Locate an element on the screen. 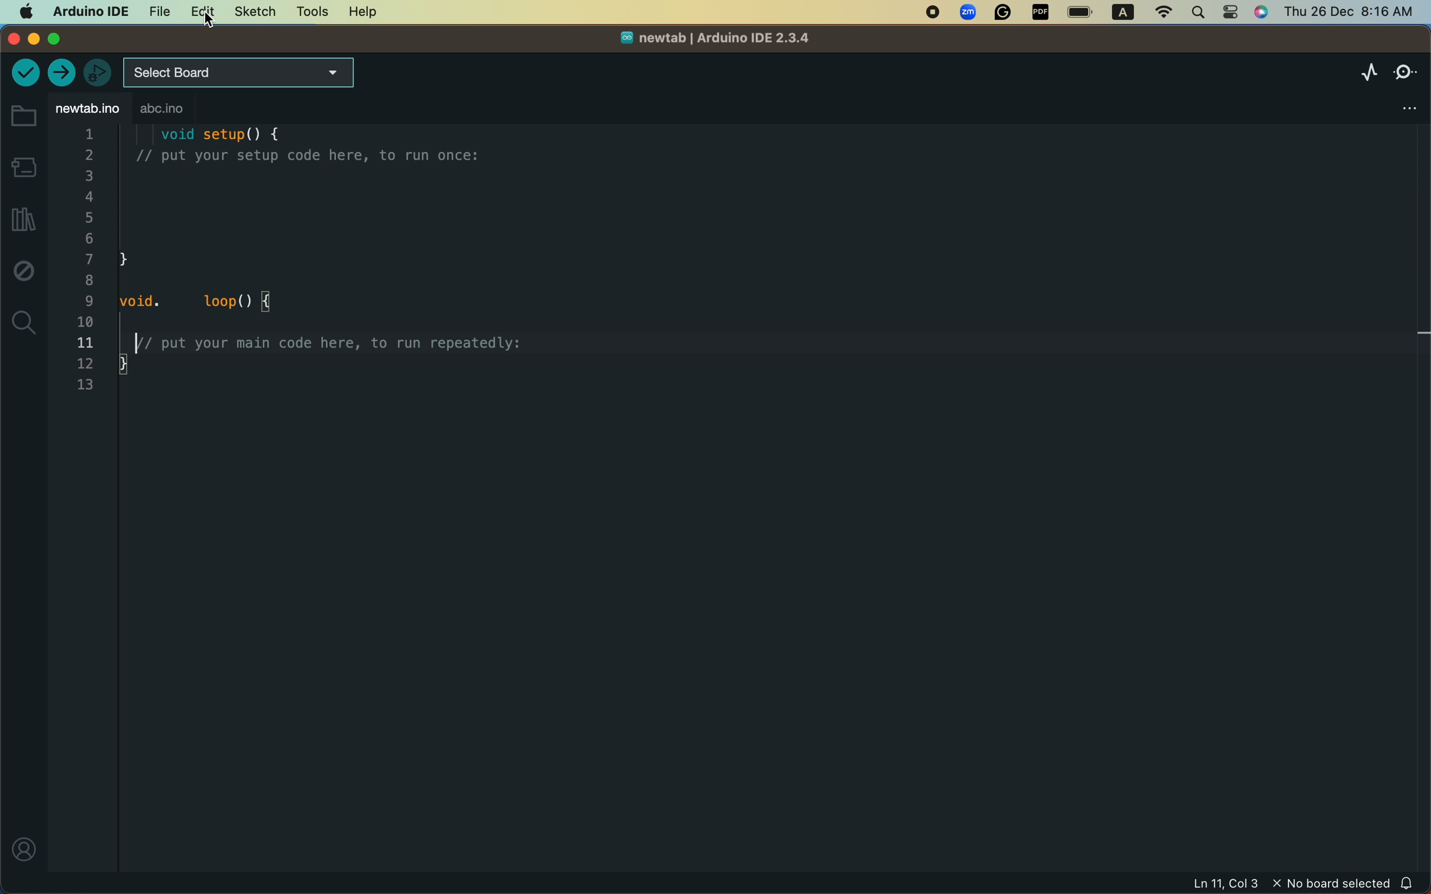  file setting is located at coordinates (1394, 104).